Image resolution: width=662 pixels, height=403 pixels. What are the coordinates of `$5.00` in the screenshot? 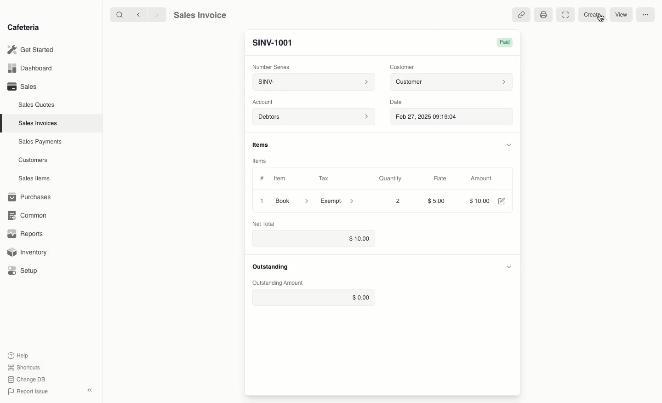 It's located at (438, 201).